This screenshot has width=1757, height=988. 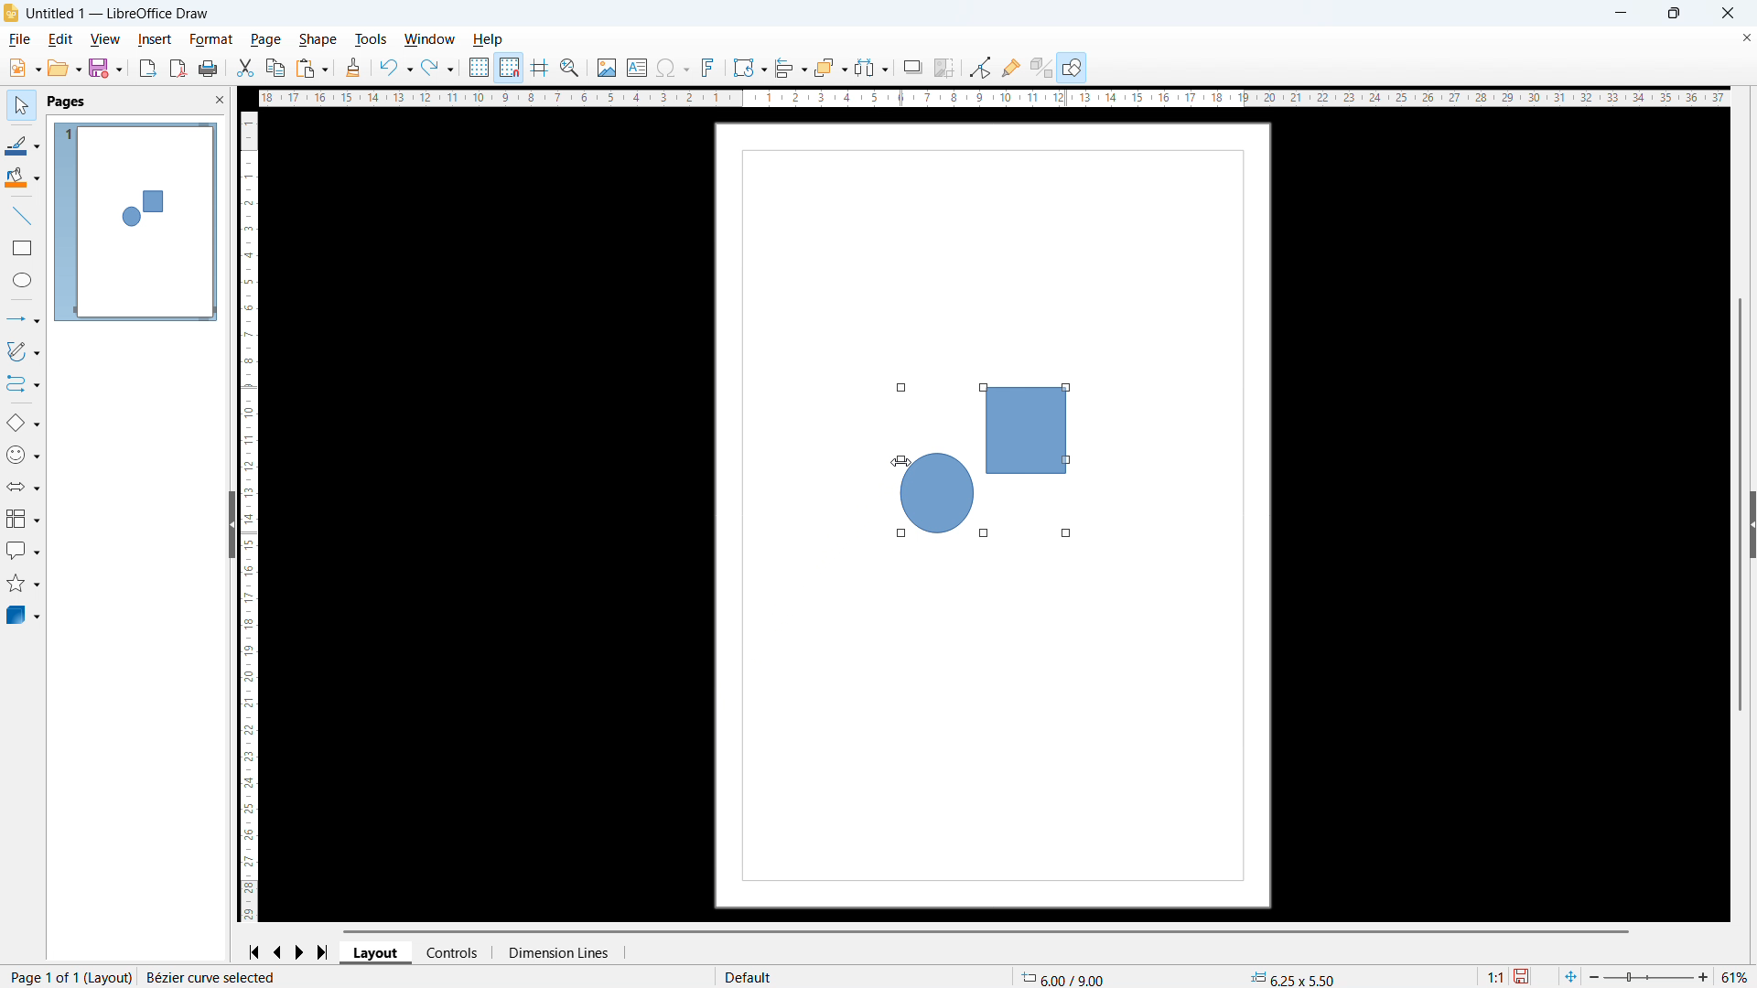 I want to click on Lines and arrows , so click(x=27, y=320).